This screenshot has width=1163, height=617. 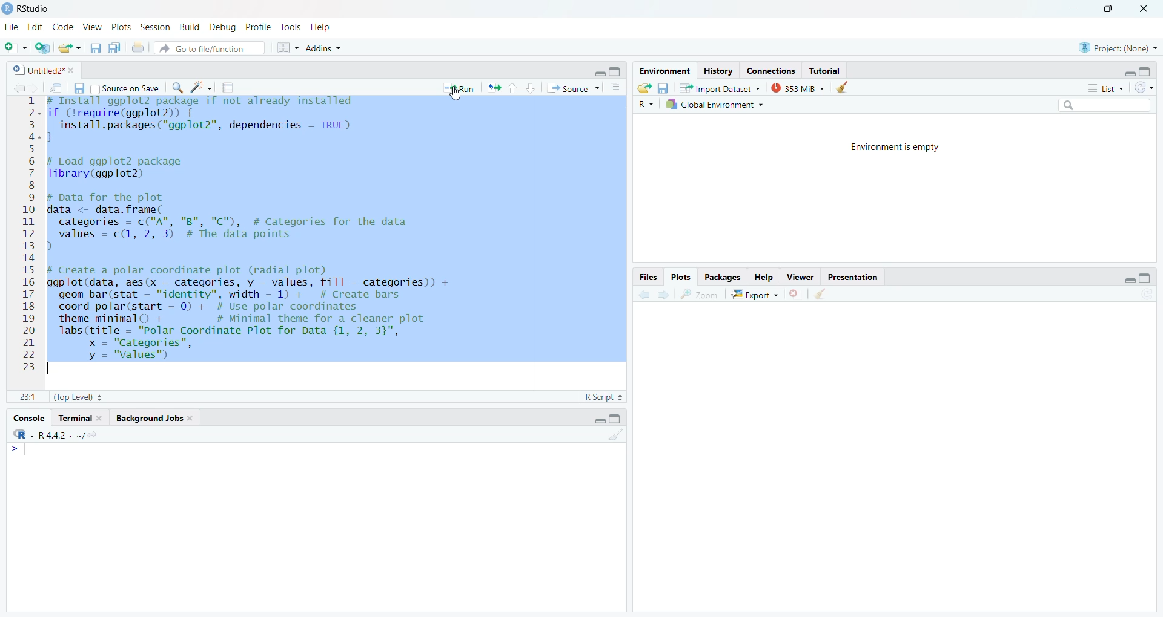 I want to click on Global Environment ~, so click(x=718, y=106).